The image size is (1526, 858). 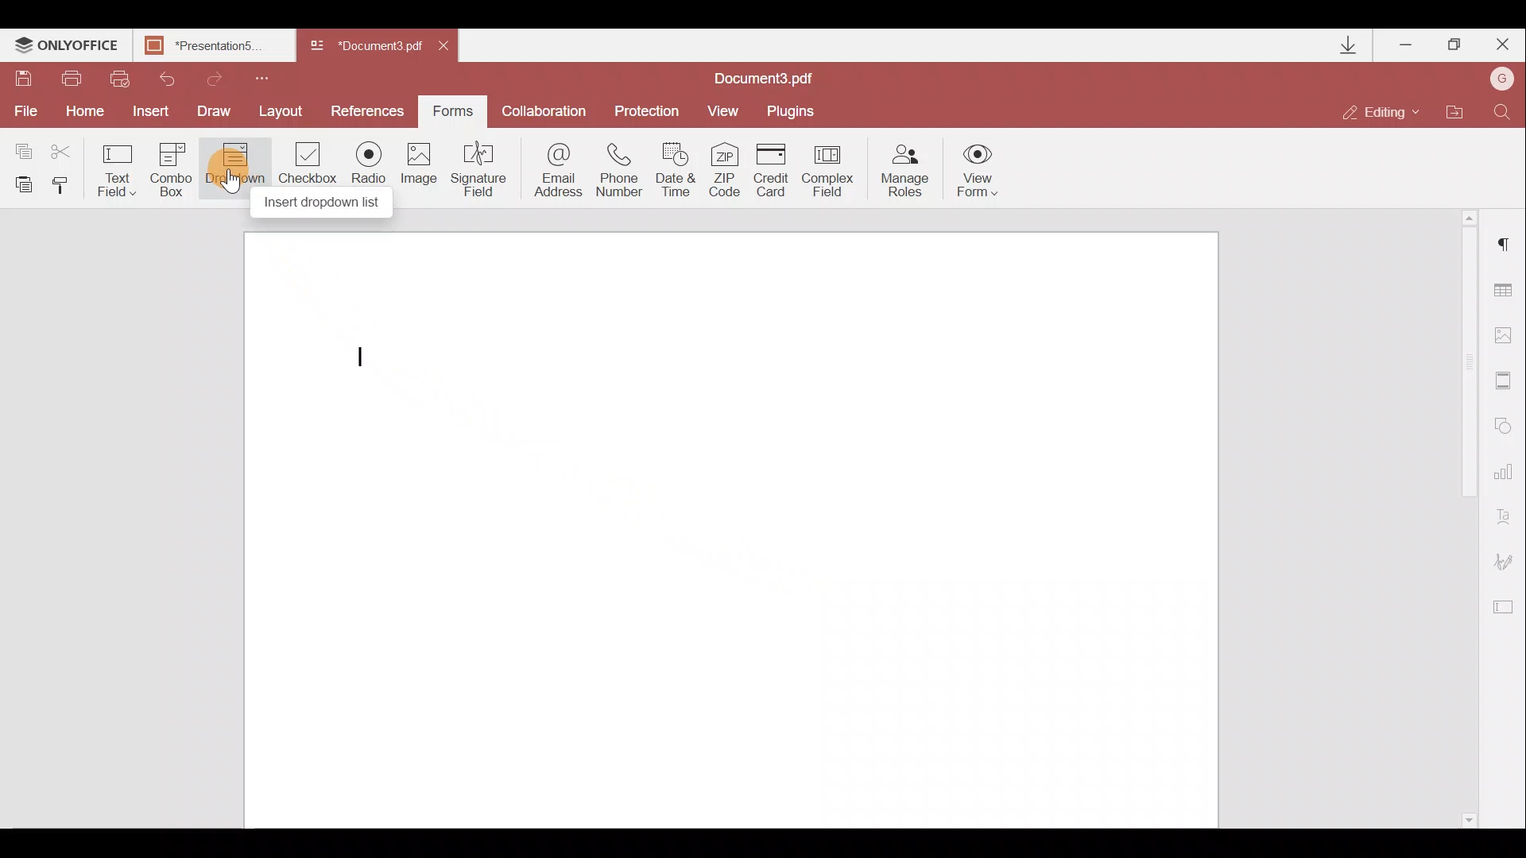 What do you see at coordinates (1404, 44) in the screenshot?
I see `Minimize` at bounding box center [1404, 44].